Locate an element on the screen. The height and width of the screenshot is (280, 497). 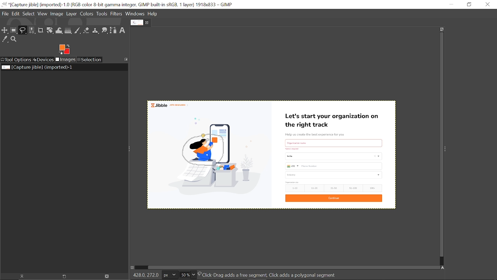
Devices is located at coordinates (43, 59).